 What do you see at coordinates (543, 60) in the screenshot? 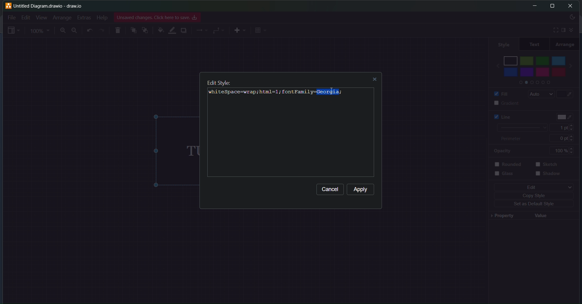
I see `green` at bounding box center [543, 60].